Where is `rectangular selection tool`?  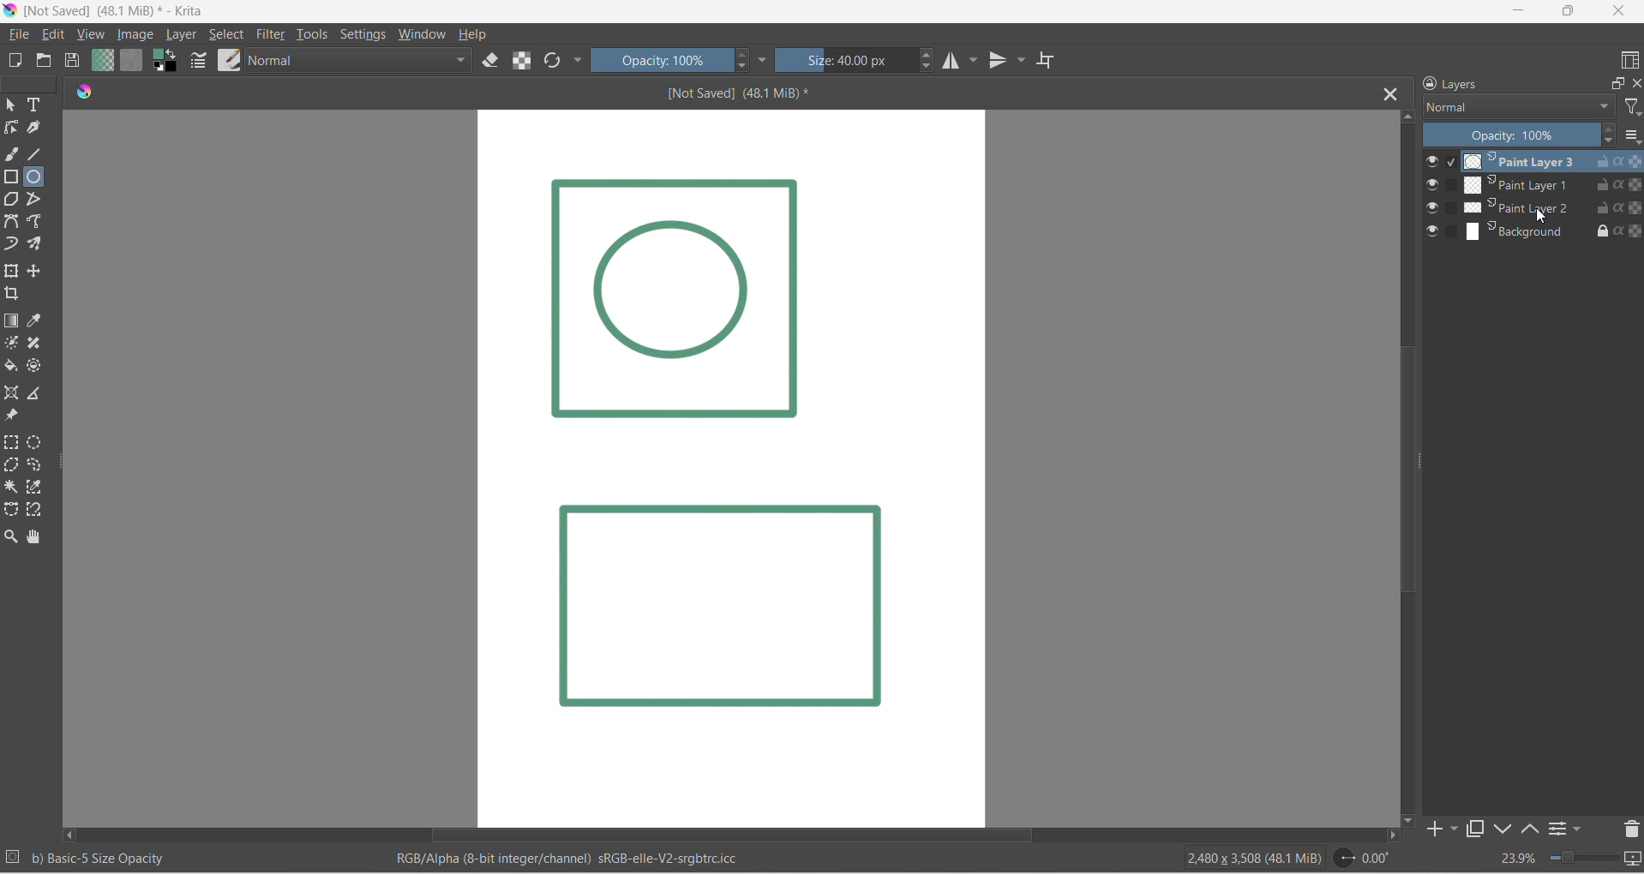 rectangular selection tool is located at coordinates (11, 443).